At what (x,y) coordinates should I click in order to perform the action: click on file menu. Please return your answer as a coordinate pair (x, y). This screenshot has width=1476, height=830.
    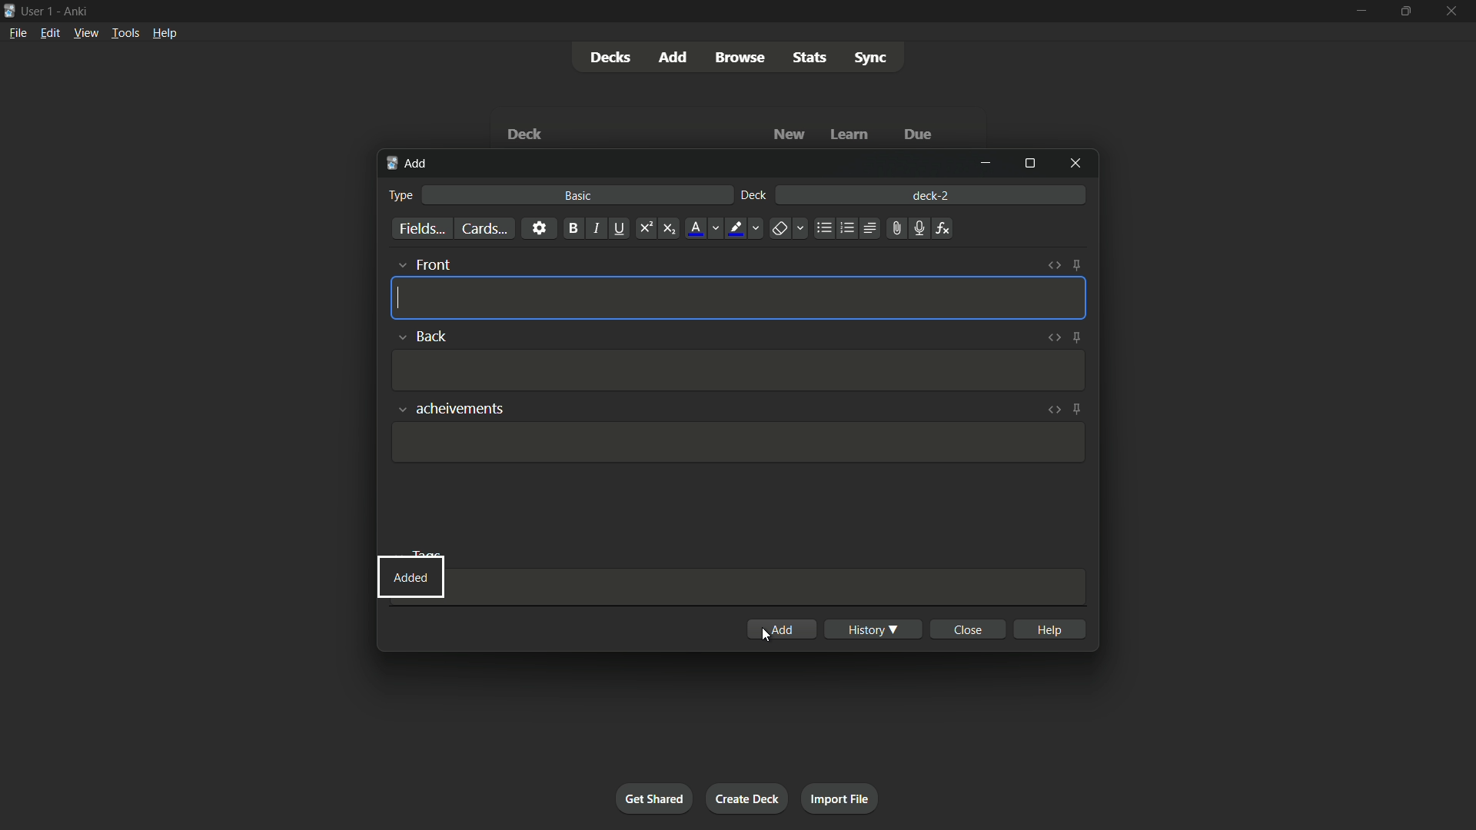
    Looking at the image, I should click on (18, 33).